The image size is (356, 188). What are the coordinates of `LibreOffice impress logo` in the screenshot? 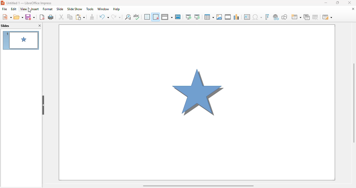 It's located at (2, 3).